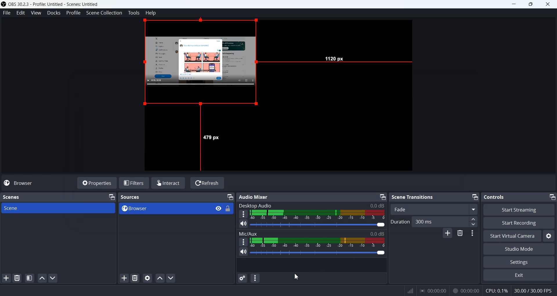 Image resolution: width=557 pixels, height=296 pixels. What do you see at coordinates (311, 233) in the screenshot?
I see `Mic/Aux 0.0 dB` at bounding box center [311, 233].